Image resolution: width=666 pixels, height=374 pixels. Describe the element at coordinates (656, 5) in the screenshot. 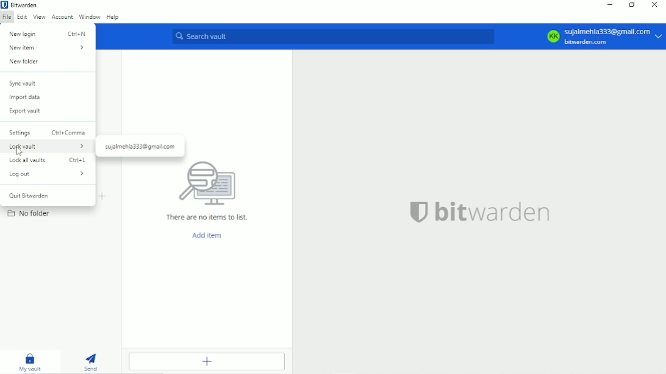

I see `Close` at that location.